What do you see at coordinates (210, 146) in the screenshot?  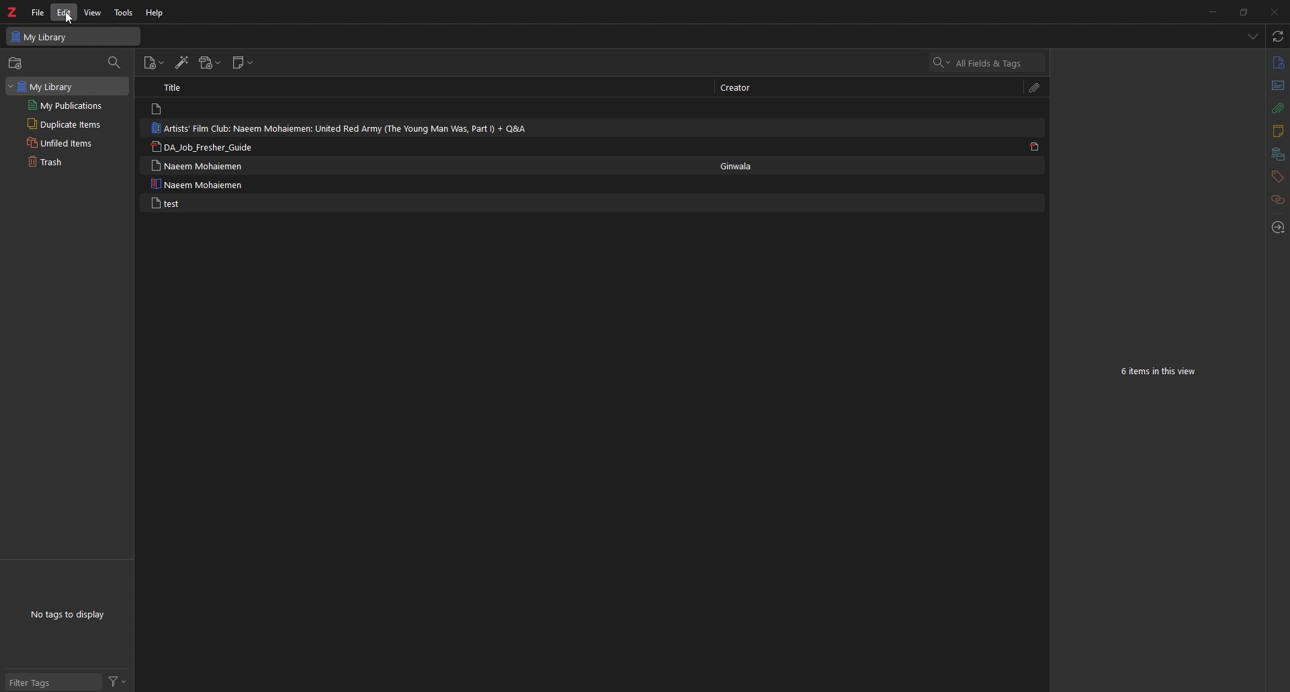 I see `DA_Job,_Fresher_Guide` at bounding box center [210, 146].